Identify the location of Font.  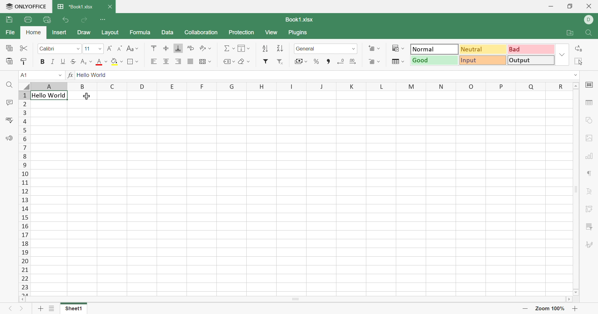
(59, 49).